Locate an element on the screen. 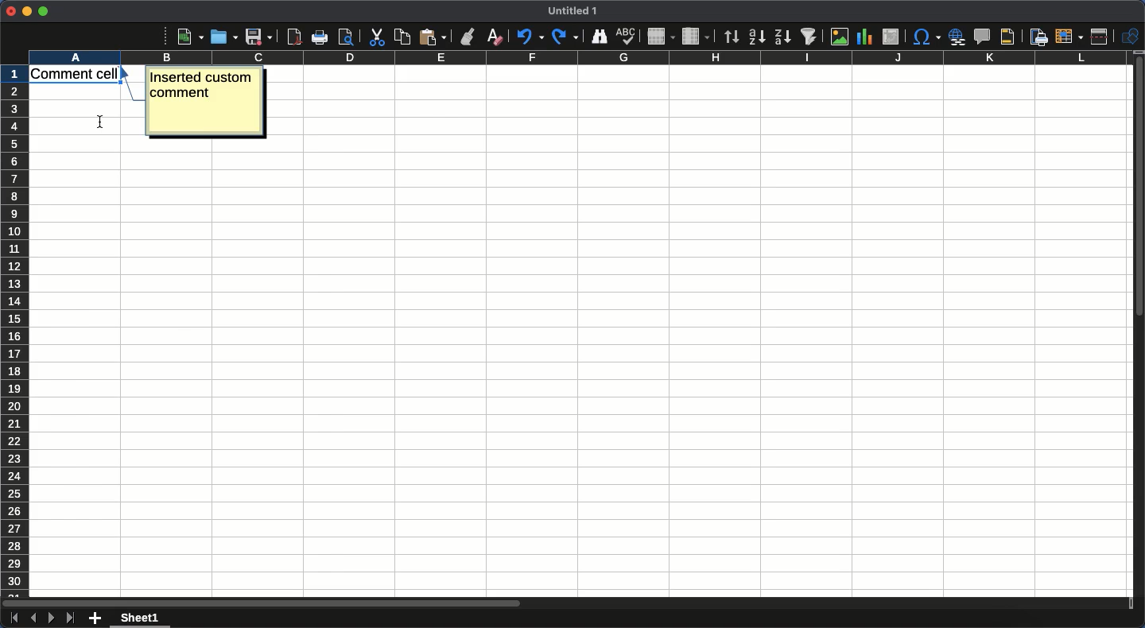  Column is located at coordinates (697, 36).